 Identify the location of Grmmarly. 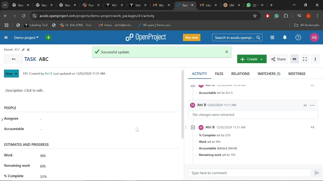
(277, 17).